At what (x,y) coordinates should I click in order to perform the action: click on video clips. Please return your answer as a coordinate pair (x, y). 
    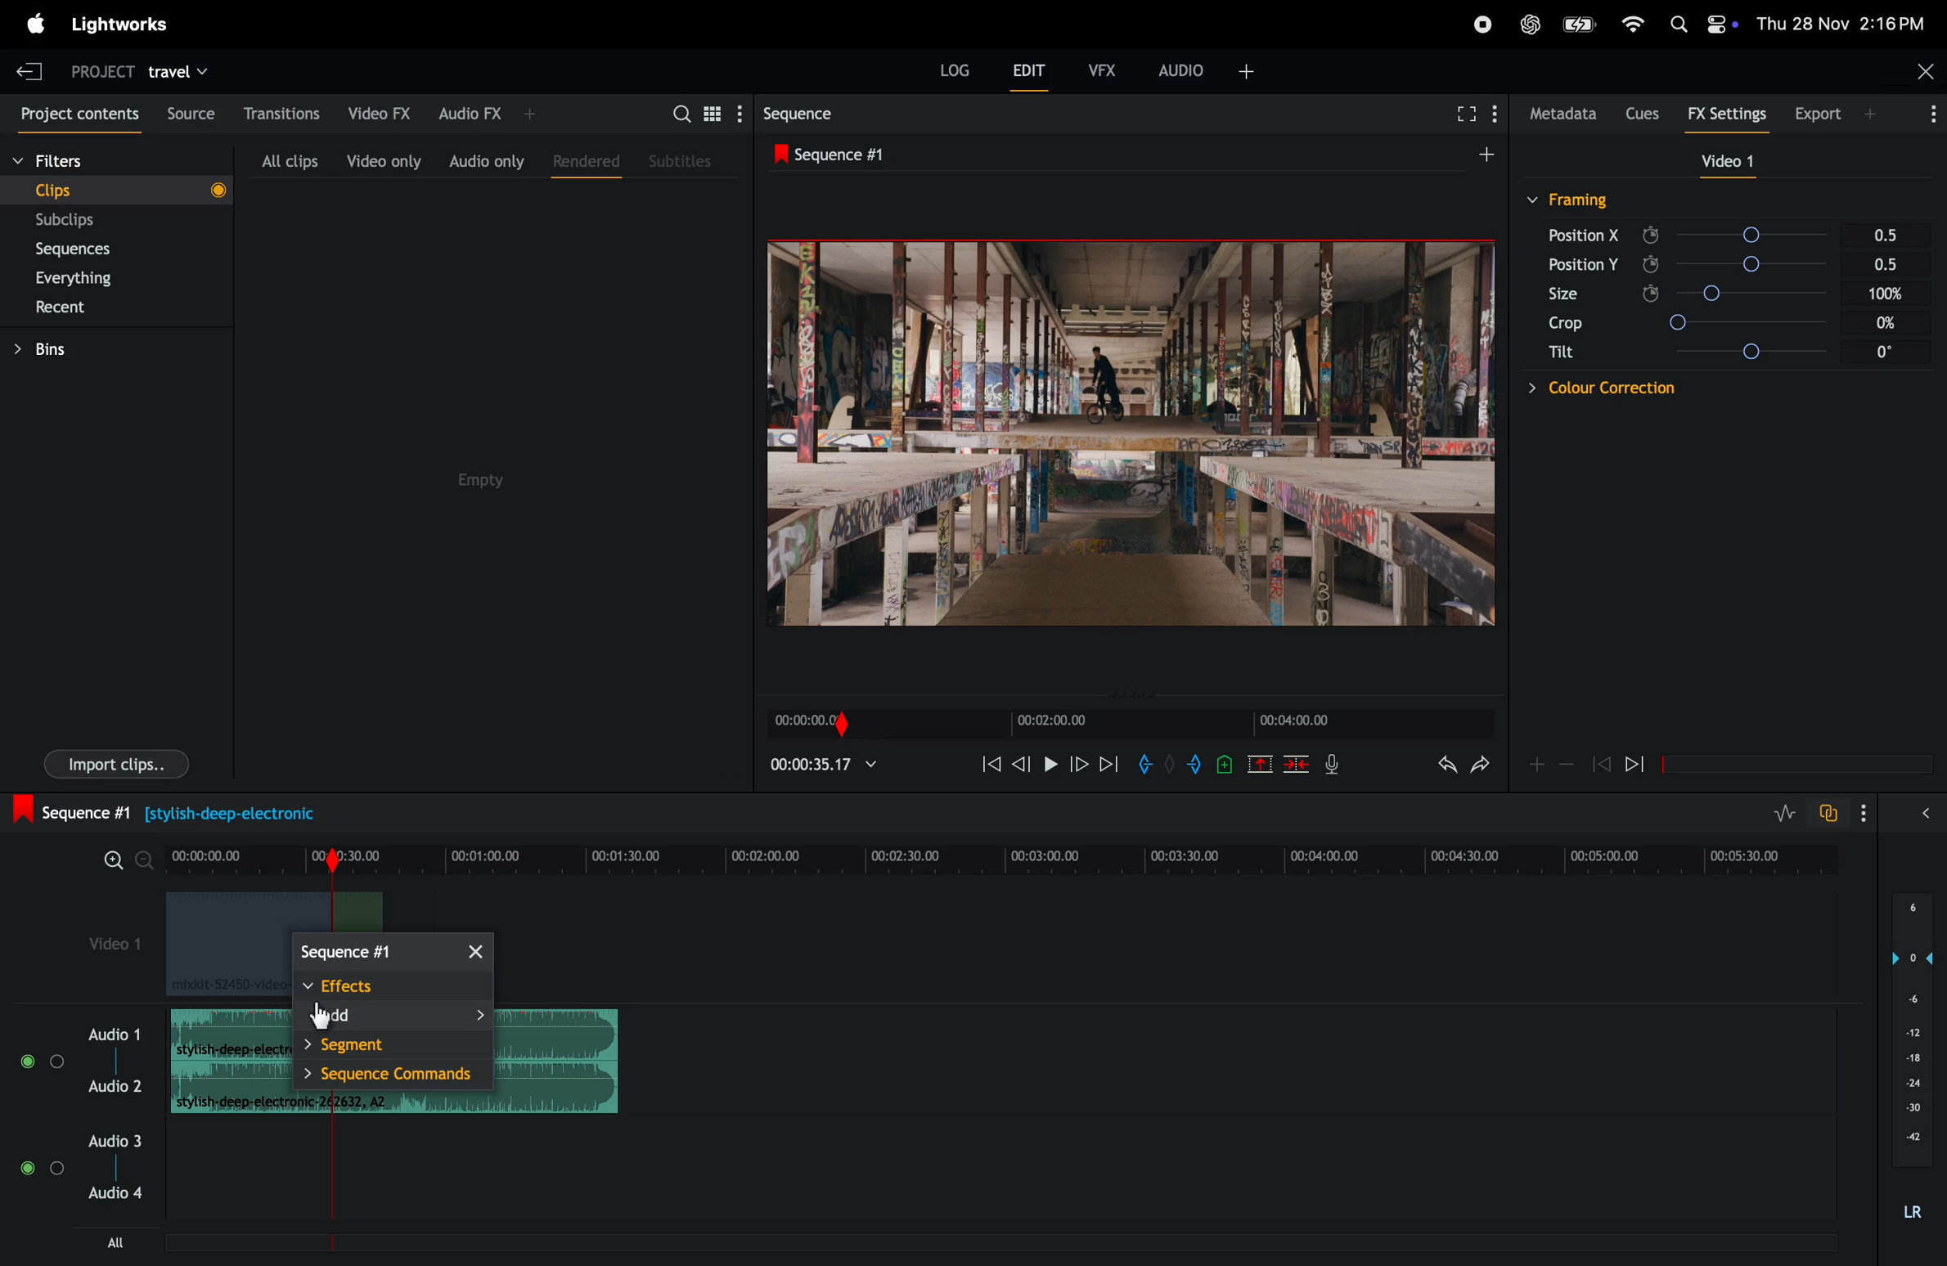
    Looking at the image, I should click on (217, 944).